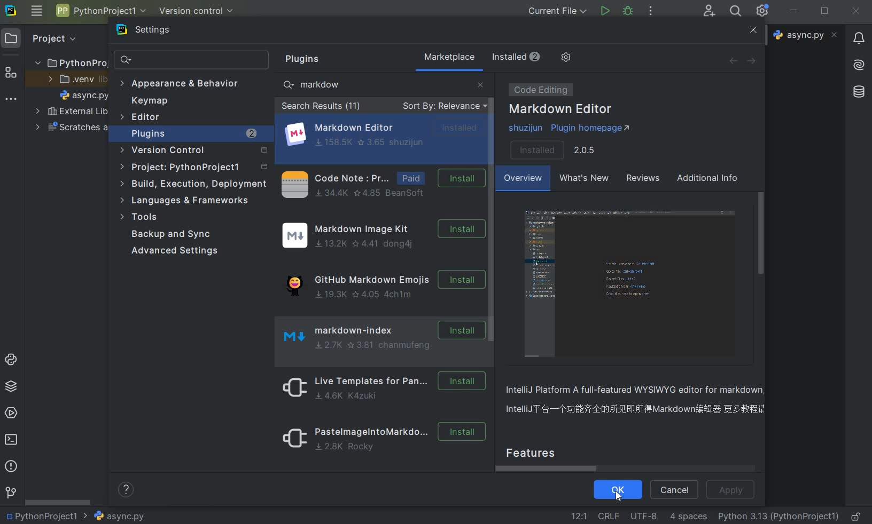  I want to click on close, so click(480, 84).